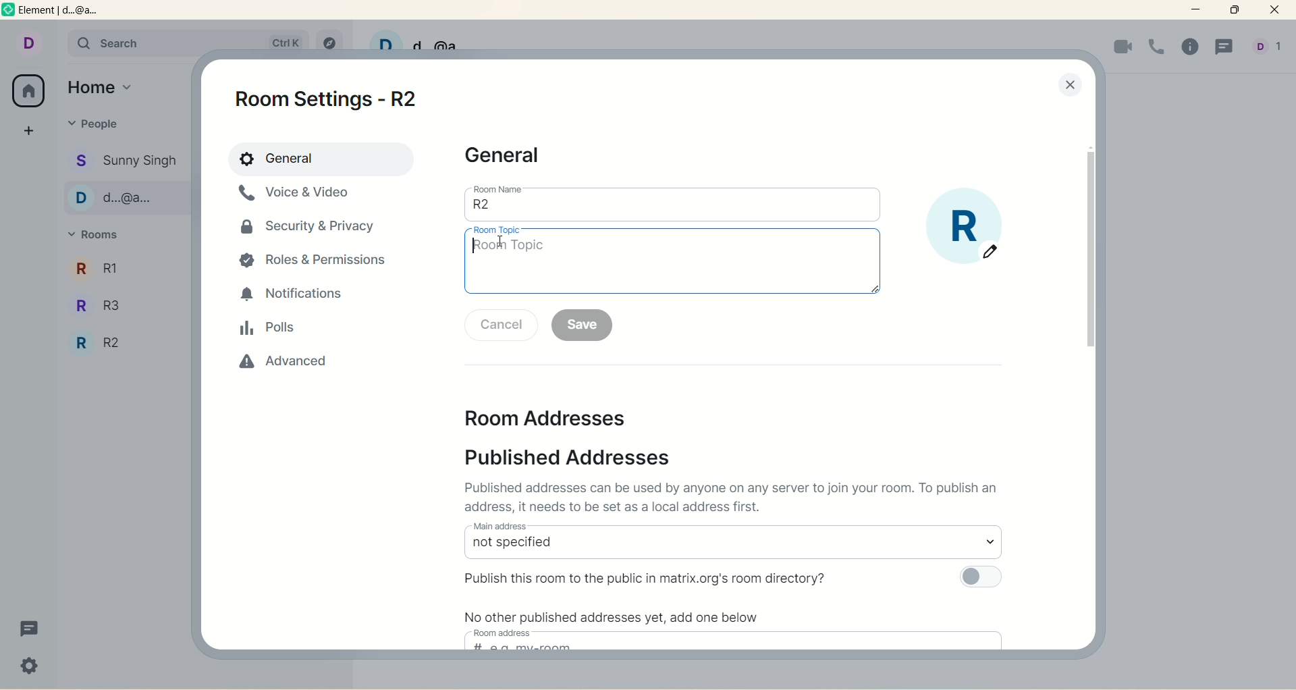  What do you see at coordinates (498, 188) in the screenshot?
I see `room name` at bounding box center [498, 188].